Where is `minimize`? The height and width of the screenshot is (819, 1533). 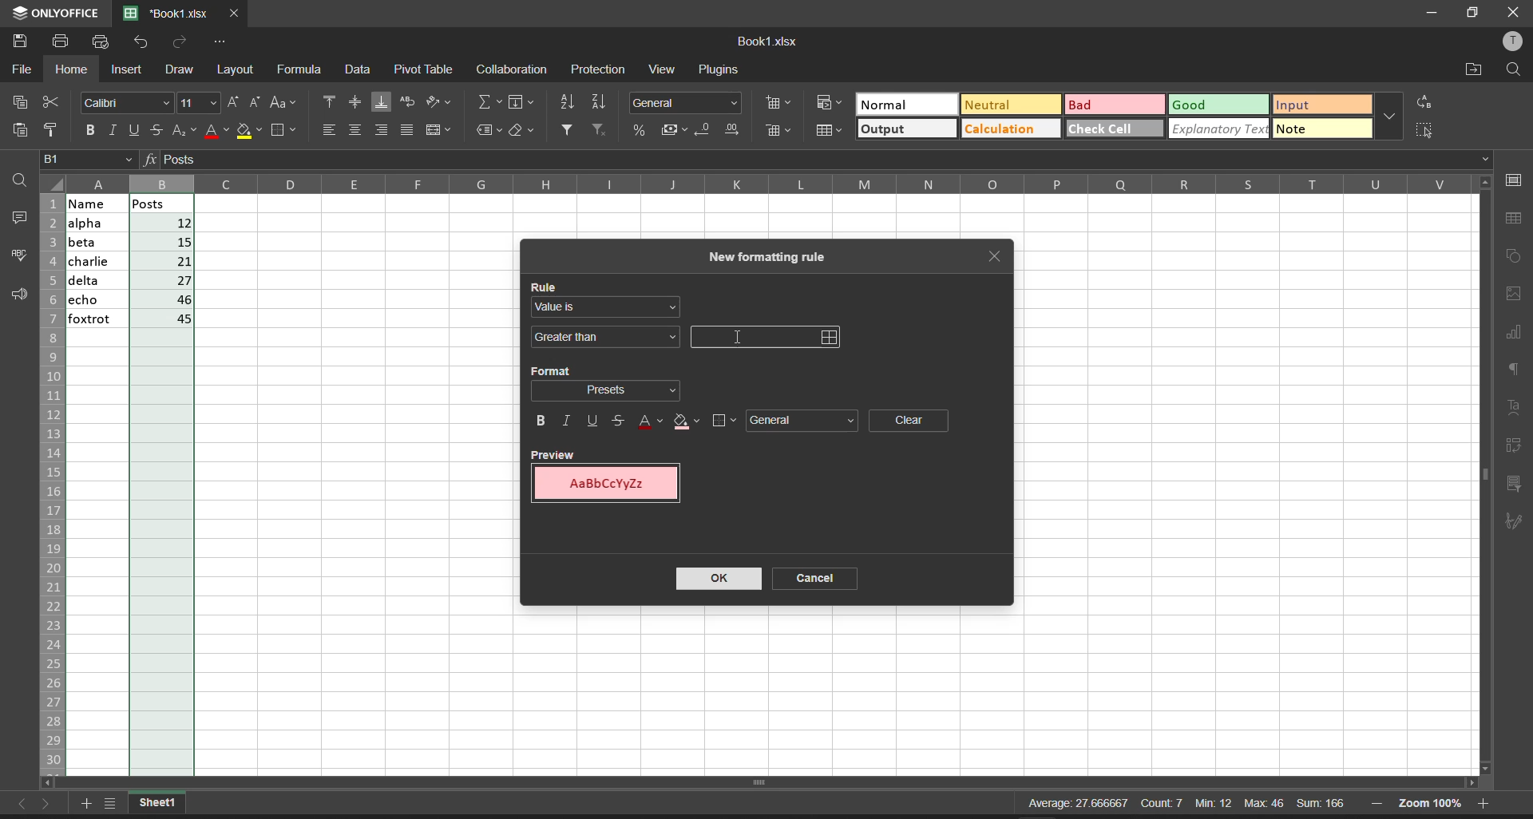
minimize is located at coordinates (1433, 12).